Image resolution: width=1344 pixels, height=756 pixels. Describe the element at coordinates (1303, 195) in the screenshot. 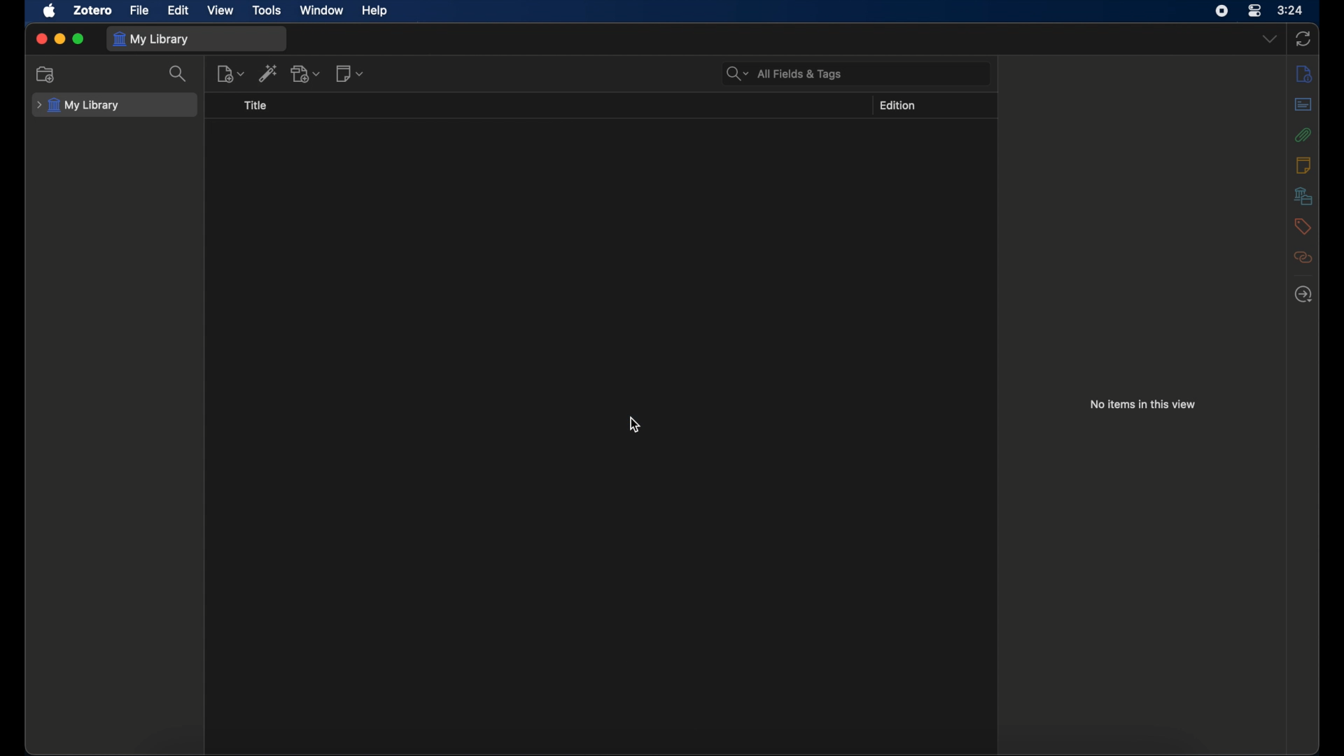

I see `libraries` at that location.